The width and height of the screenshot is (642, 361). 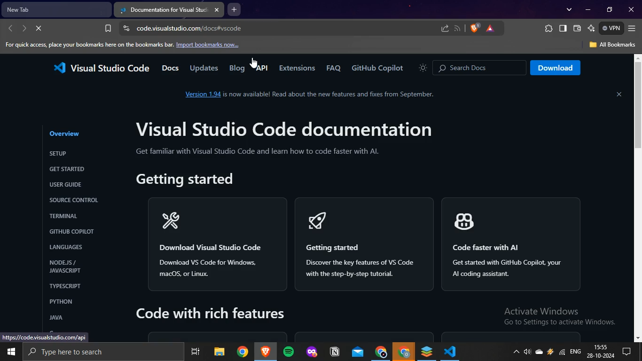 What do you see at coordinates (100, 352) in the screenshot?
I see `search bar` at bounding box center [100, 352].